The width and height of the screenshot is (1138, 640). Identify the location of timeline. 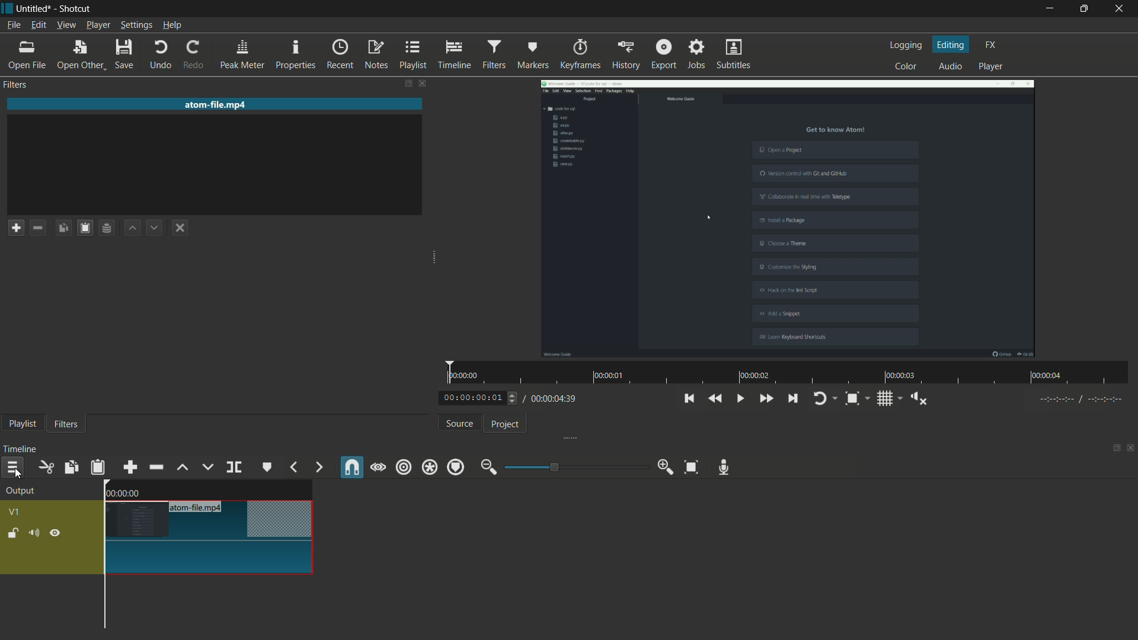
(20, 449).